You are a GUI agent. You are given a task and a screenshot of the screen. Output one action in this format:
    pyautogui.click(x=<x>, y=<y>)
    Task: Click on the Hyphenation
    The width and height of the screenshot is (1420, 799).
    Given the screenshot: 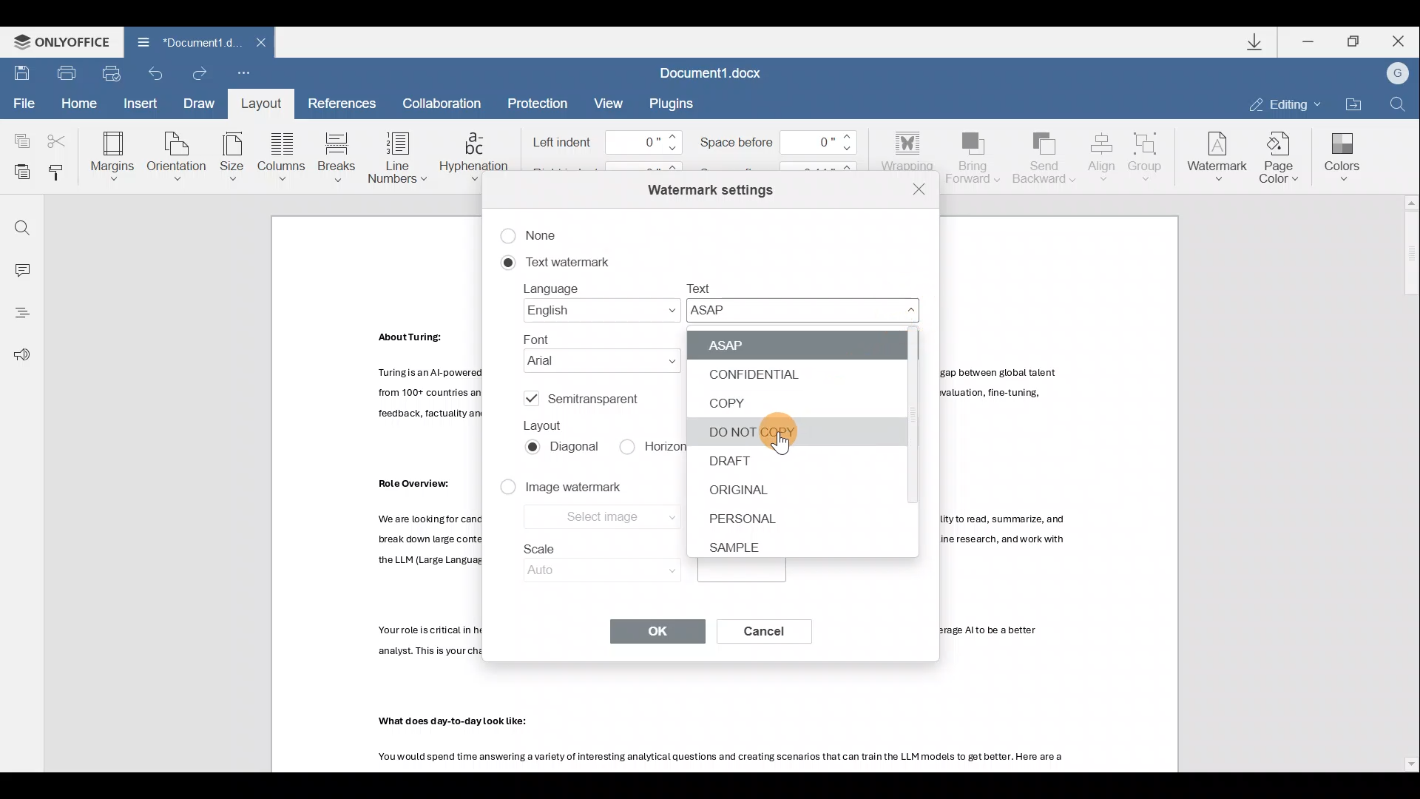 What is the action you would take?
    pyautogui.click(x=476, y=158)
    